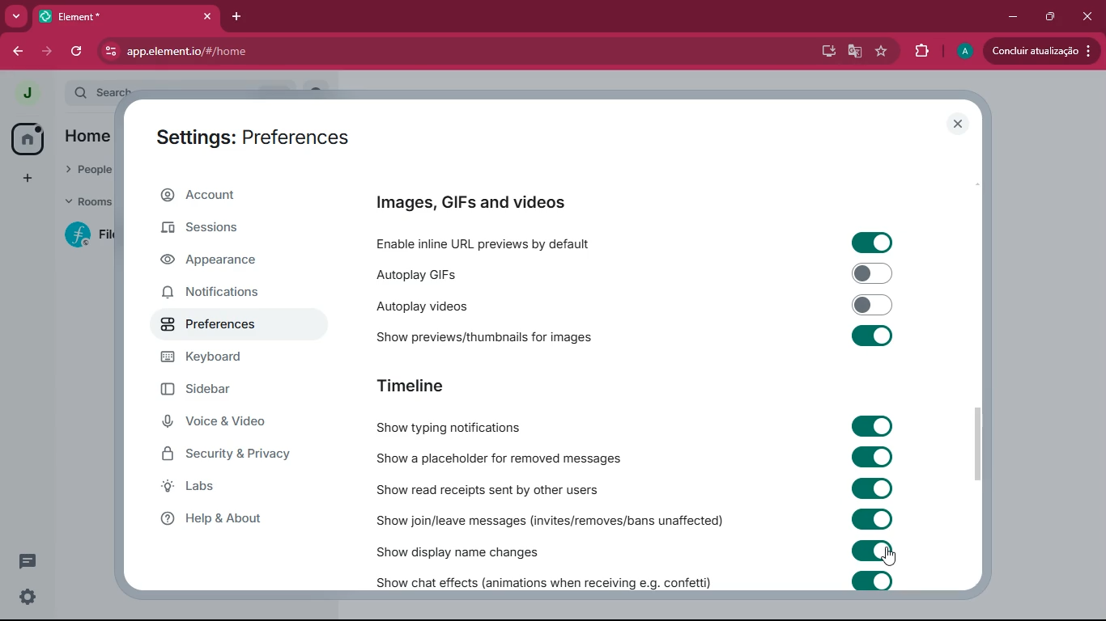  Describe the element at coordinates (874, 550) in the screenshot. I see `toggle on/off` at that location.